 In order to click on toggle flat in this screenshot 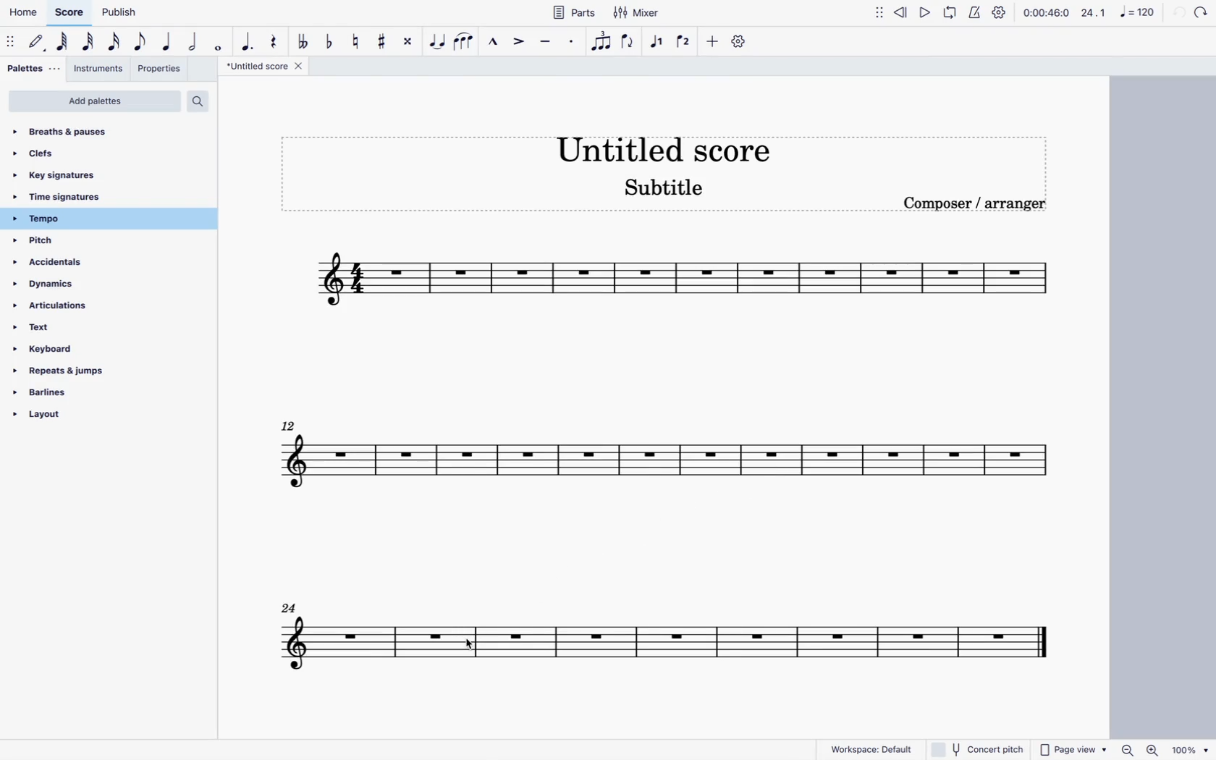, I will do `click(303, 42)`.